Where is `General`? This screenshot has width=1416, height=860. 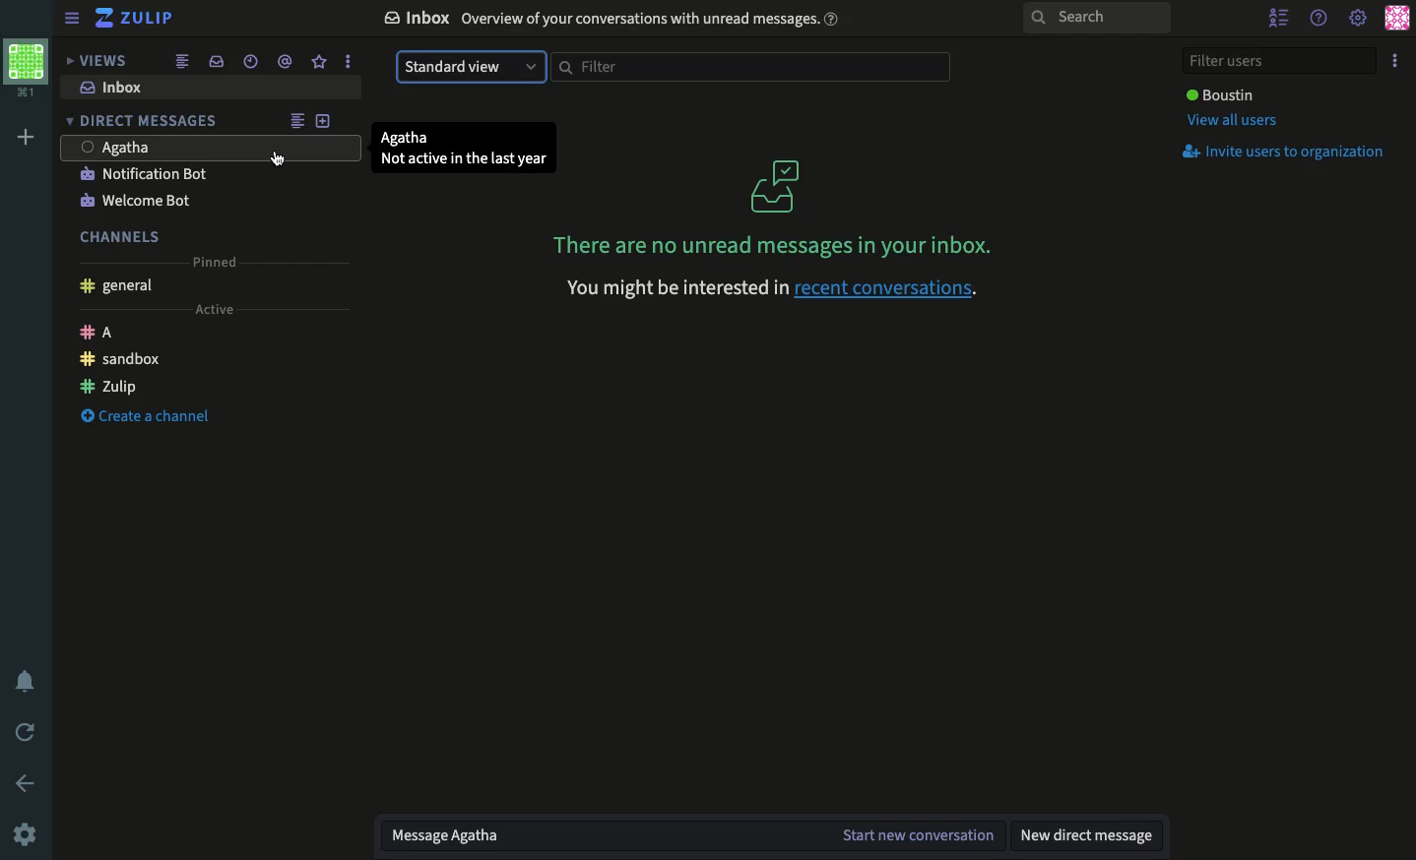 General is located at coordinates (111, 287).